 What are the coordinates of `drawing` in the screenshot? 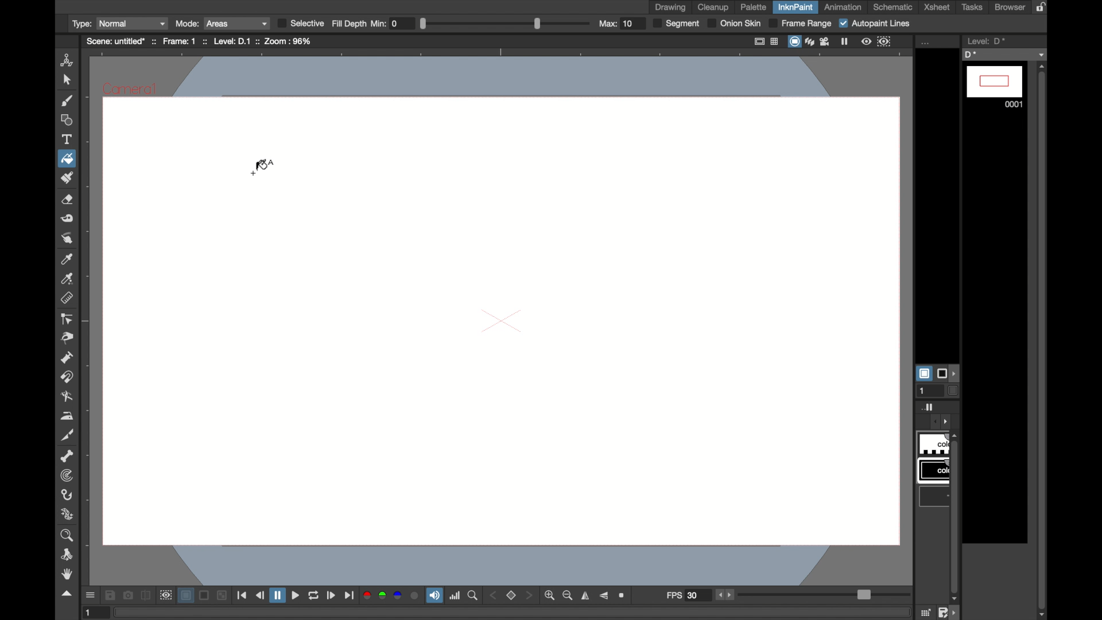 It's located at (670, 7).